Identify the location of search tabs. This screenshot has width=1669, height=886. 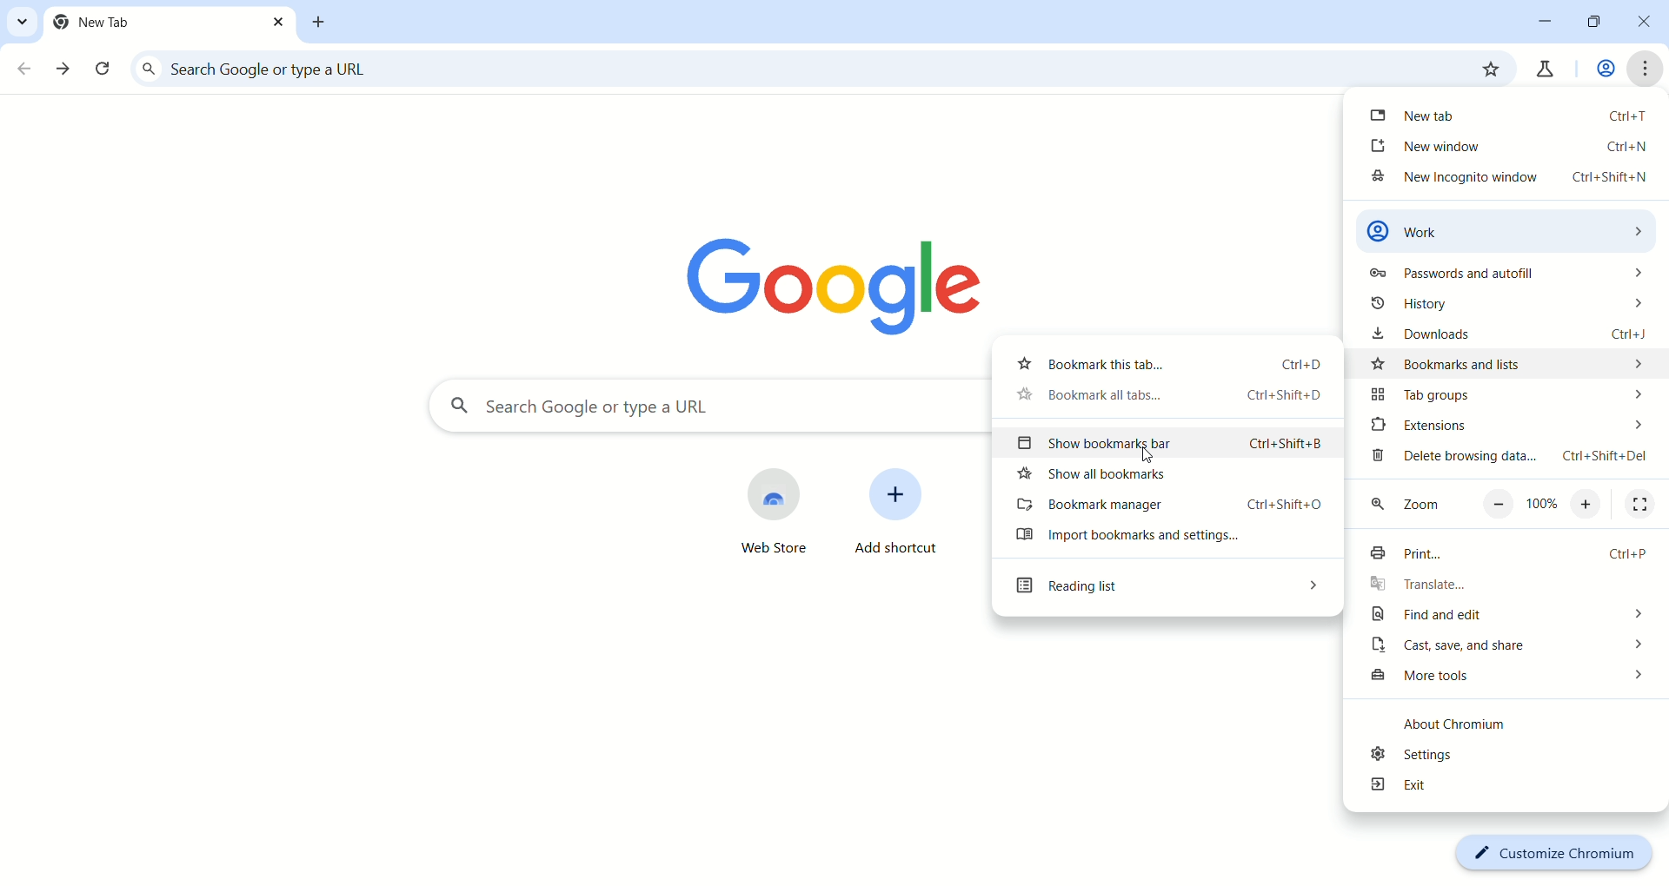
(20, 21).